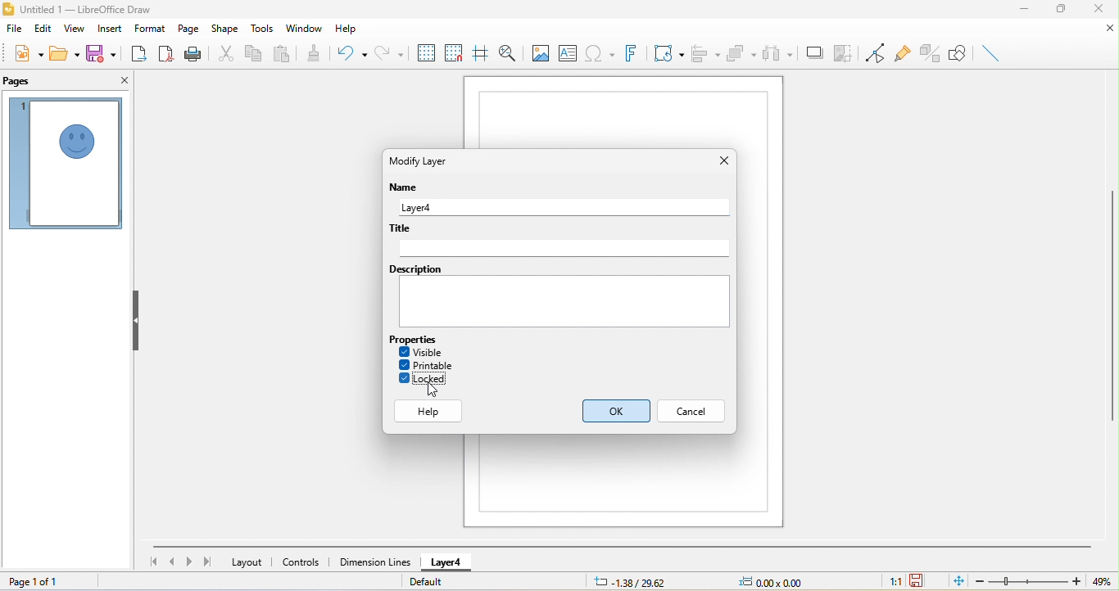 The image size is (1119, 591). Describe the element at coordinates (1101, 581) in the screenshot. I see `49%` at that location.